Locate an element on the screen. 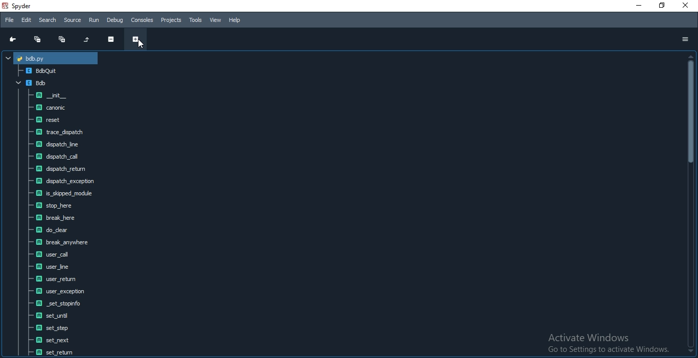  Projects is located at coordinates (172, 20).